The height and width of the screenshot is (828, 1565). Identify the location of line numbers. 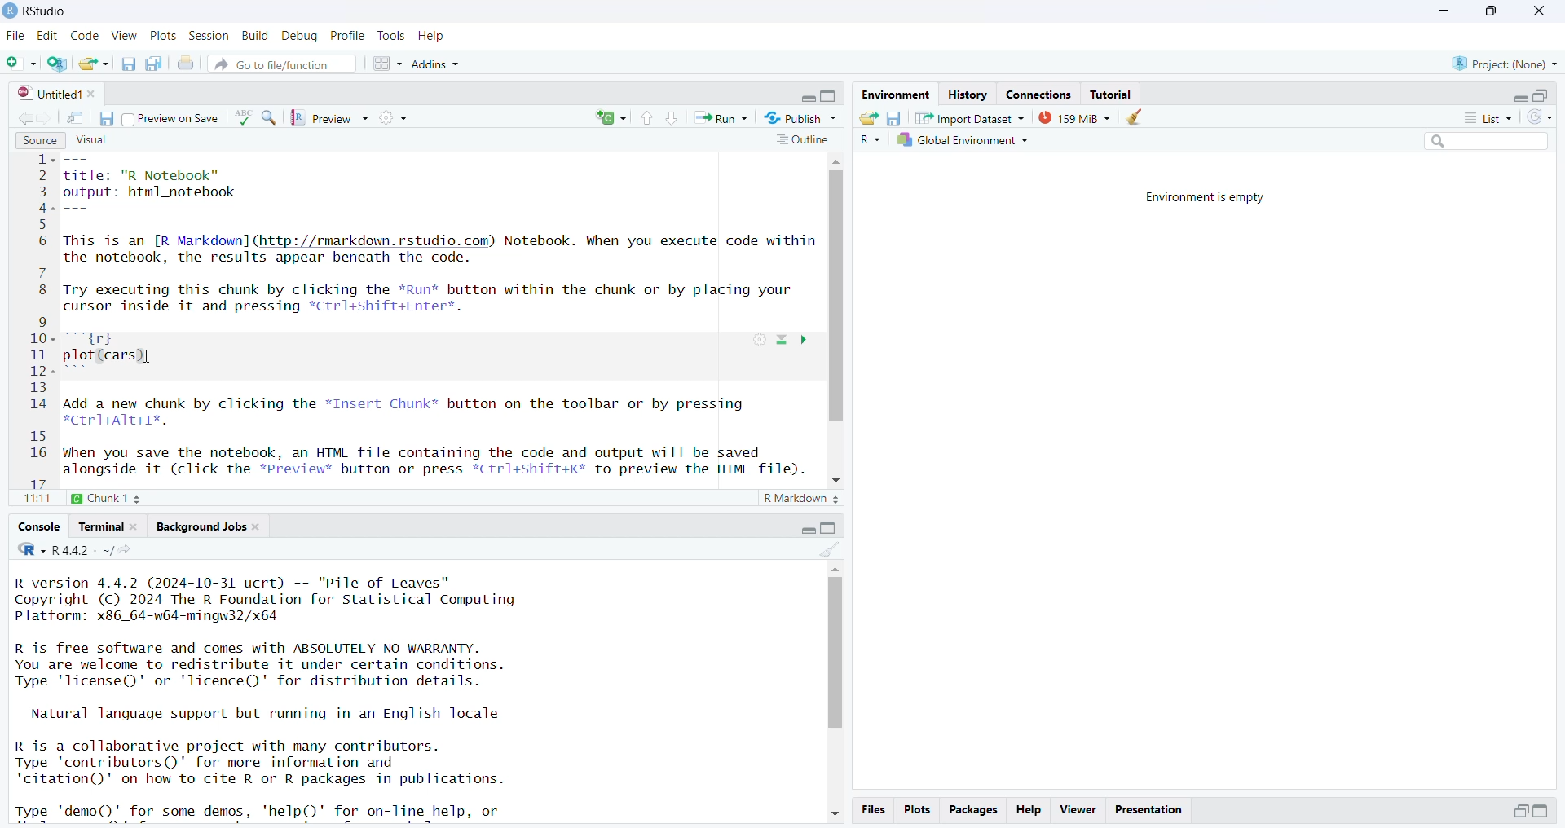
(43, 320).